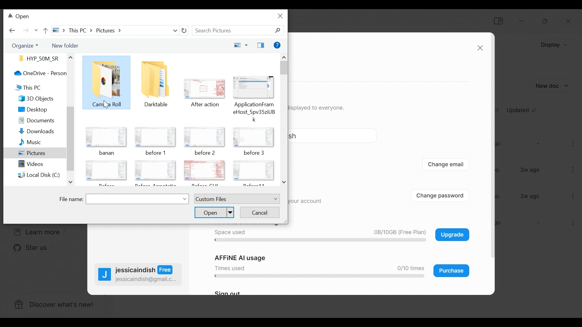  Describe the element at coordinates (444, 195) in the screenshot. I see `Change password` at that location.